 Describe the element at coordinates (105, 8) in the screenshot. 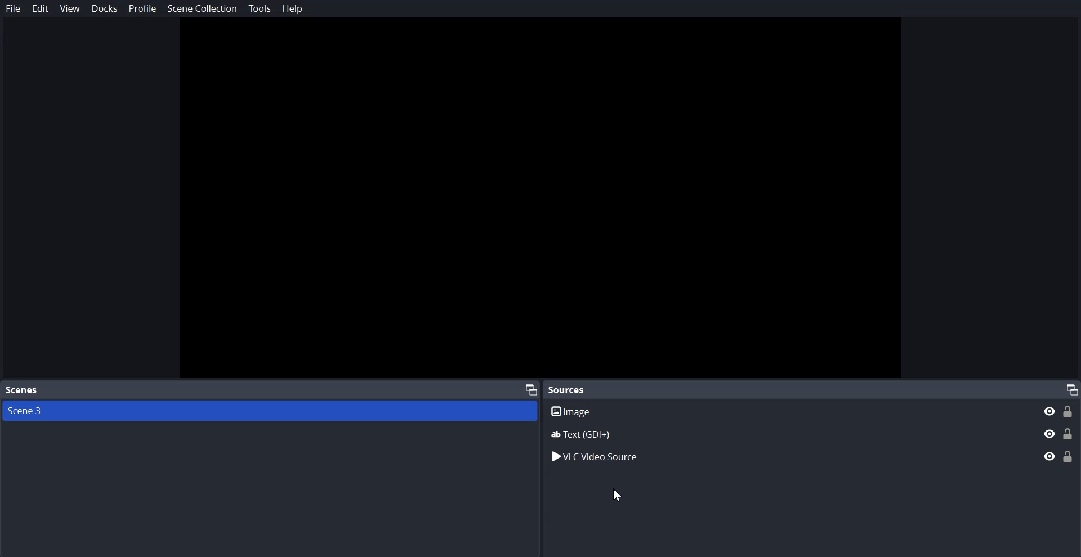

I see `Docks` at that location.